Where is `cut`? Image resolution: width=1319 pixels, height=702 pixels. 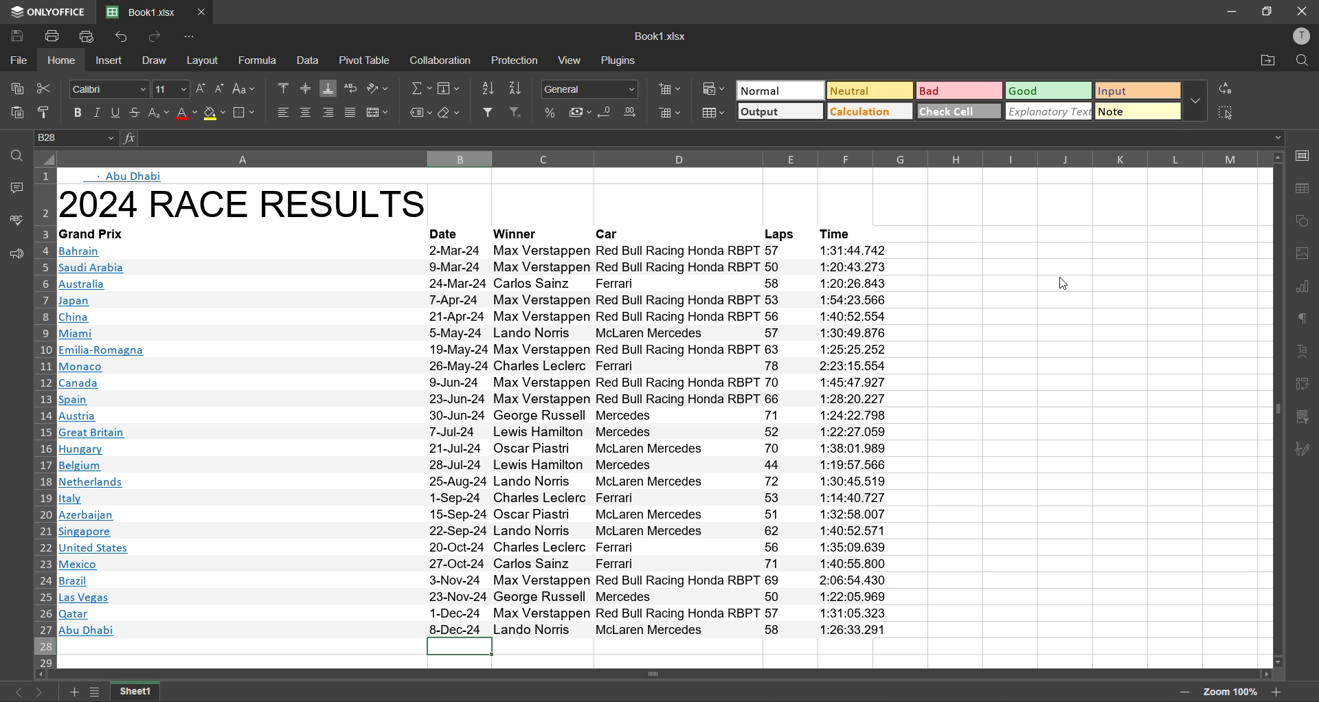
cut is located at coordinates (45, 90).